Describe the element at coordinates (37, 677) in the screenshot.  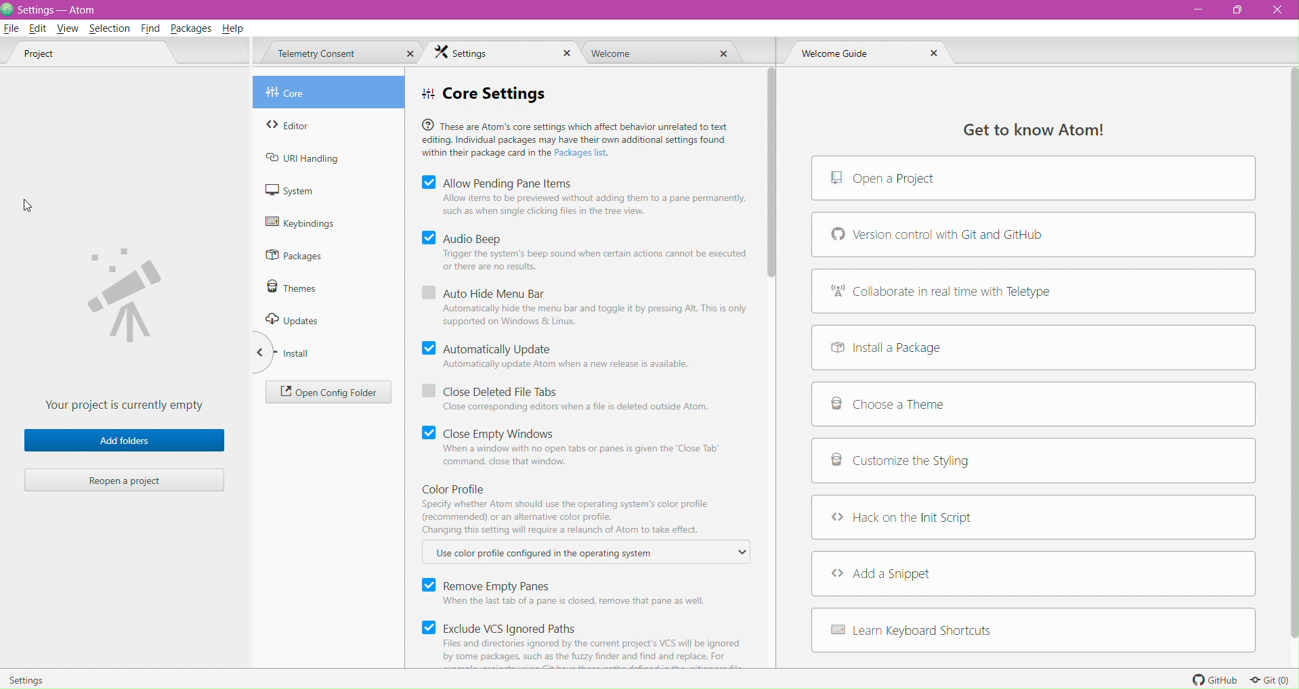
I see `Settings` at that location.